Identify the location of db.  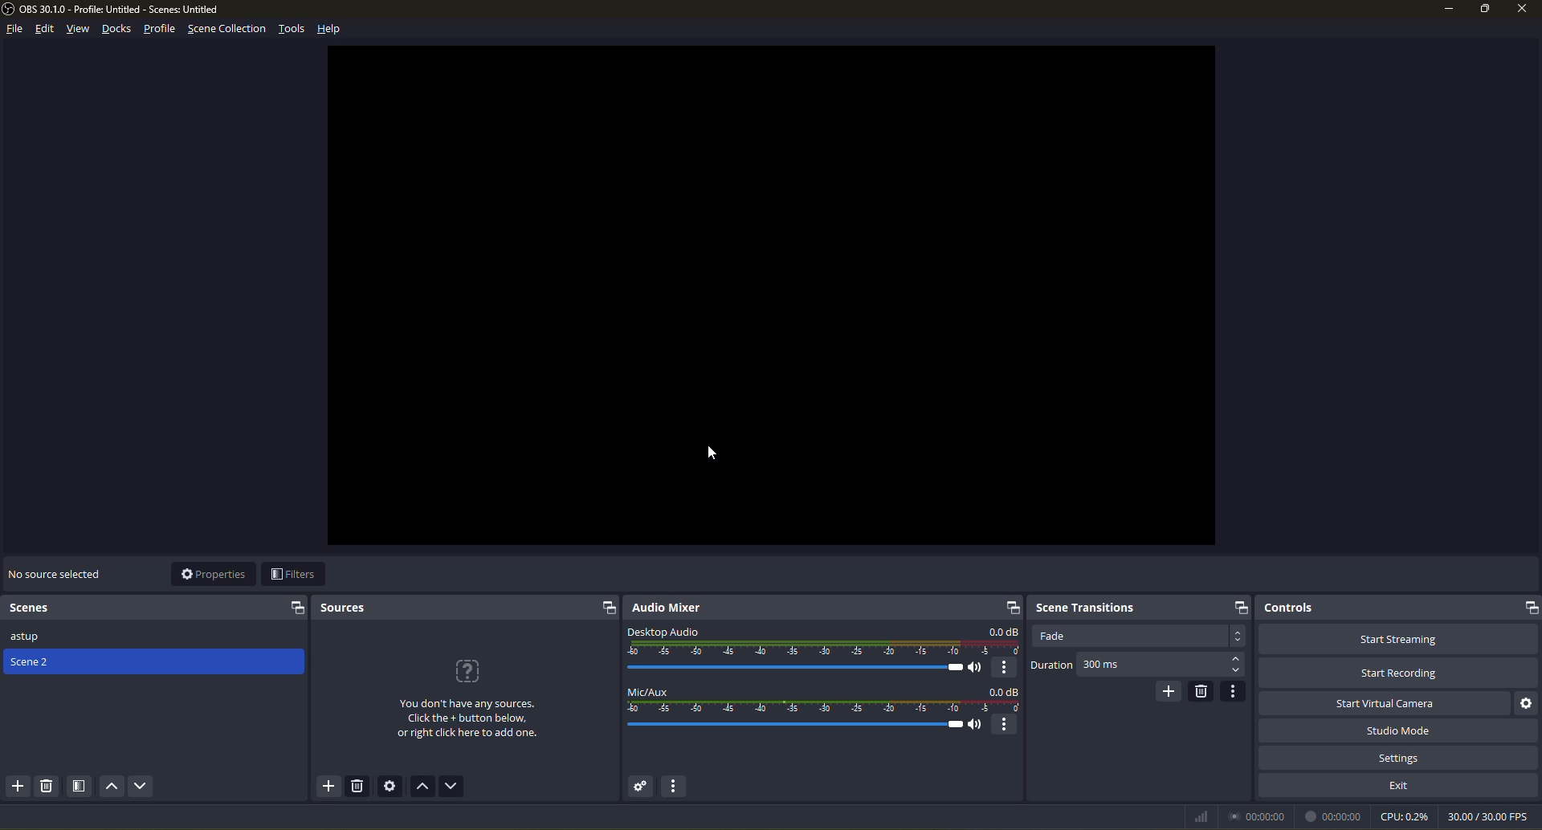
(1001, 631).